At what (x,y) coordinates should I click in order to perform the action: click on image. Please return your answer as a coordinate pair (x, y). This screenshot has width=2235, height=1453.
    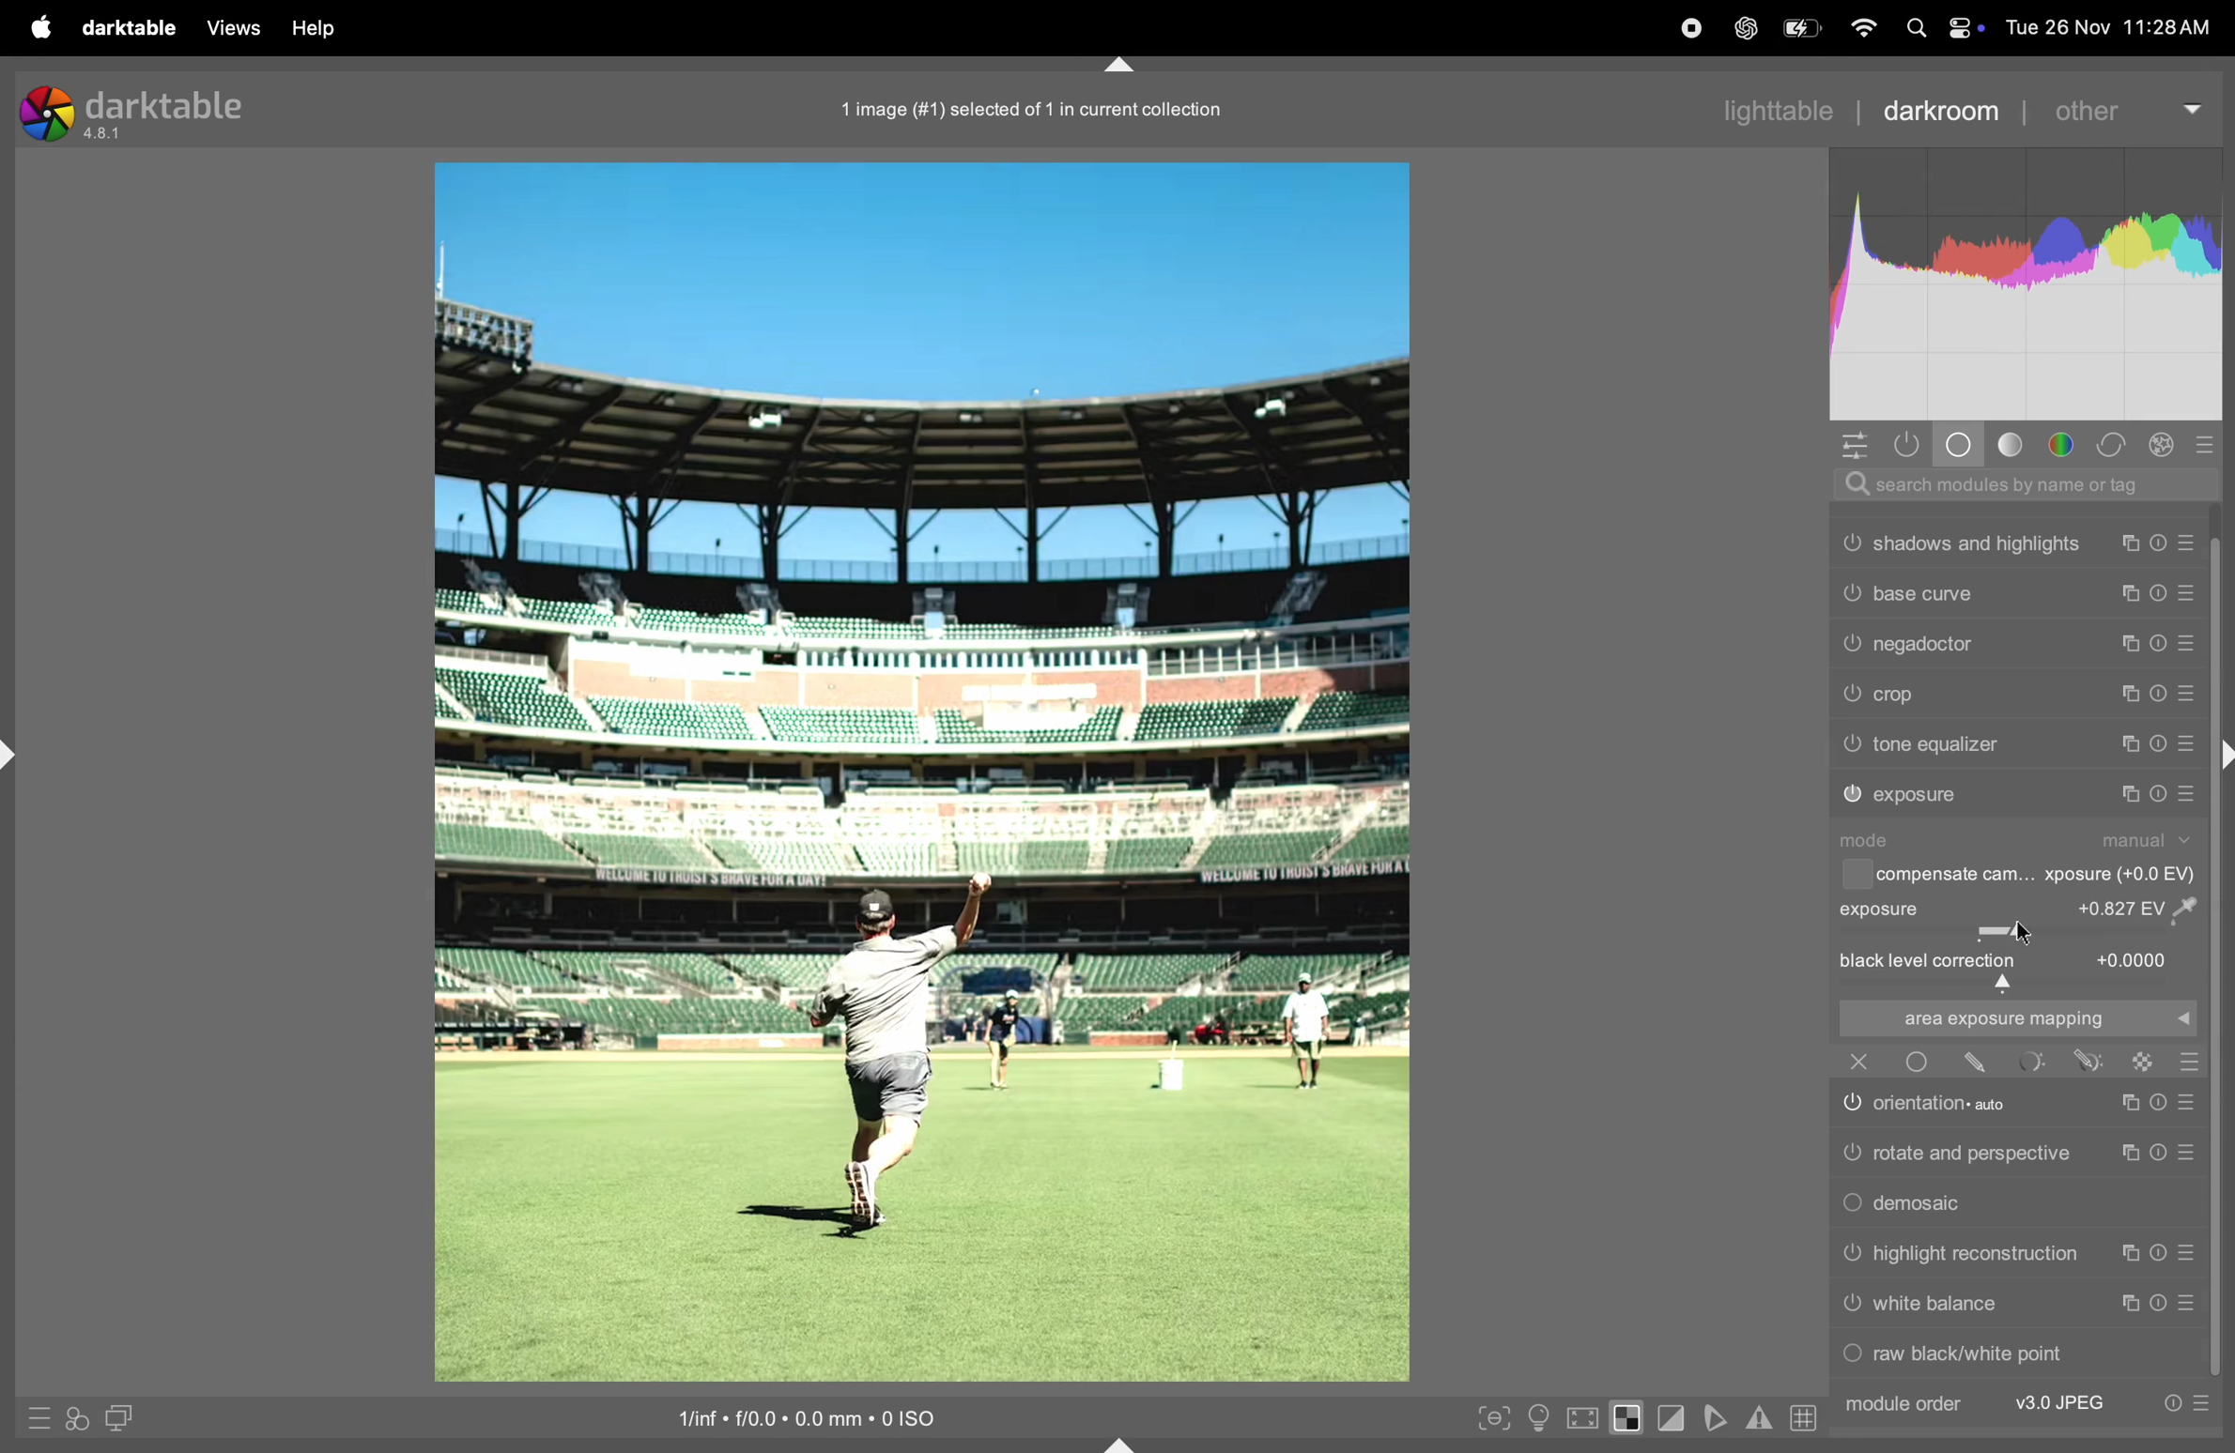
    Looking at the image, I should click on (919, 772).